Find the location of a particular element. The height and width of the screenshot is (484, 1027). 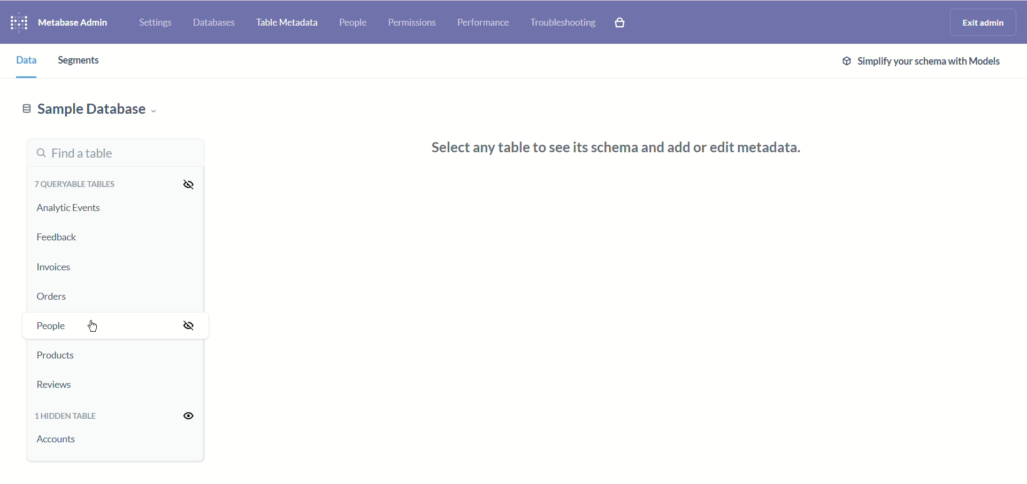

Find a table is located at coordinates (113, 153).